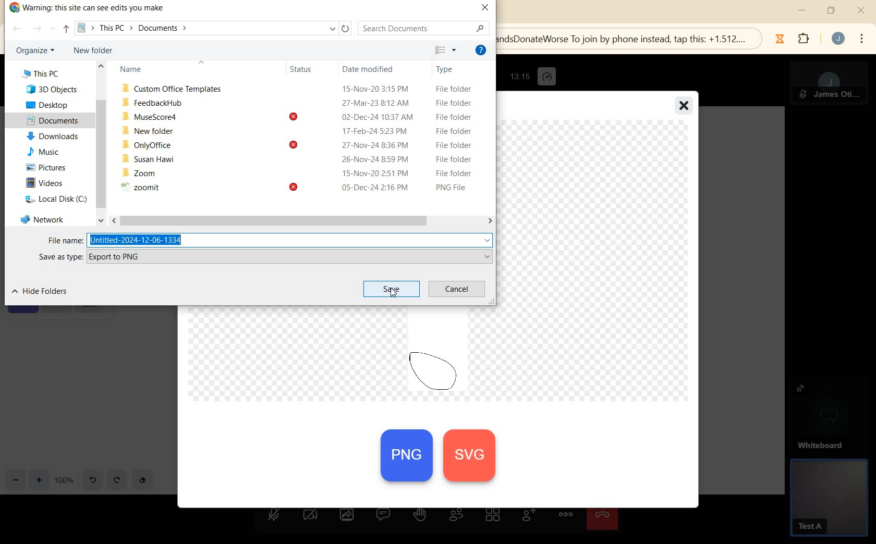 This screenshot has width=876, height=544. What do you see at coordinates (65, 30) in the screenshot?
I see `UP` at bounding box center [65, 30].